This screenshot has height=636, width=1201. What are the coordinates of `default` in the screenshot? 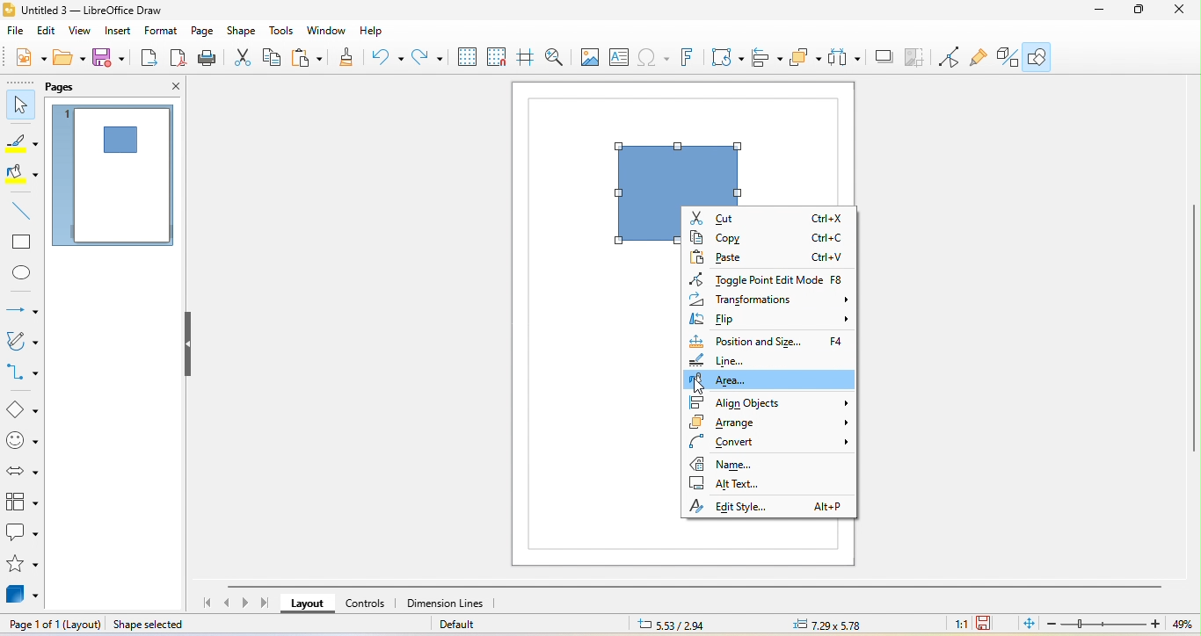 It's located at (483, 625).